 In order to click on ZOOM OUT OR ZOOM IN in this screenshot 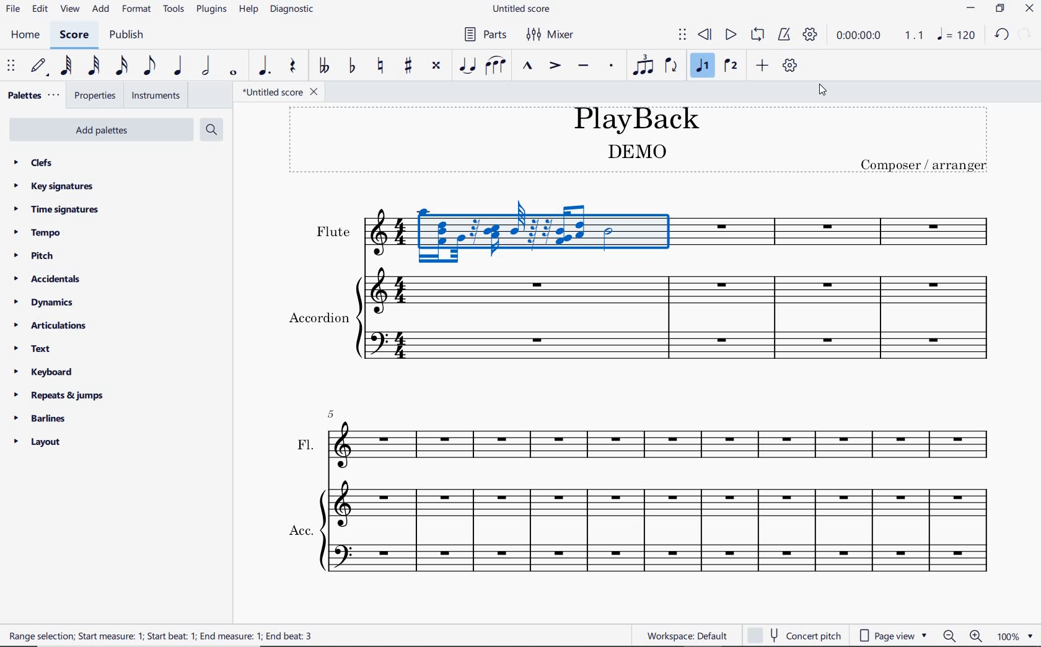, I will do `click(962, 635)`.